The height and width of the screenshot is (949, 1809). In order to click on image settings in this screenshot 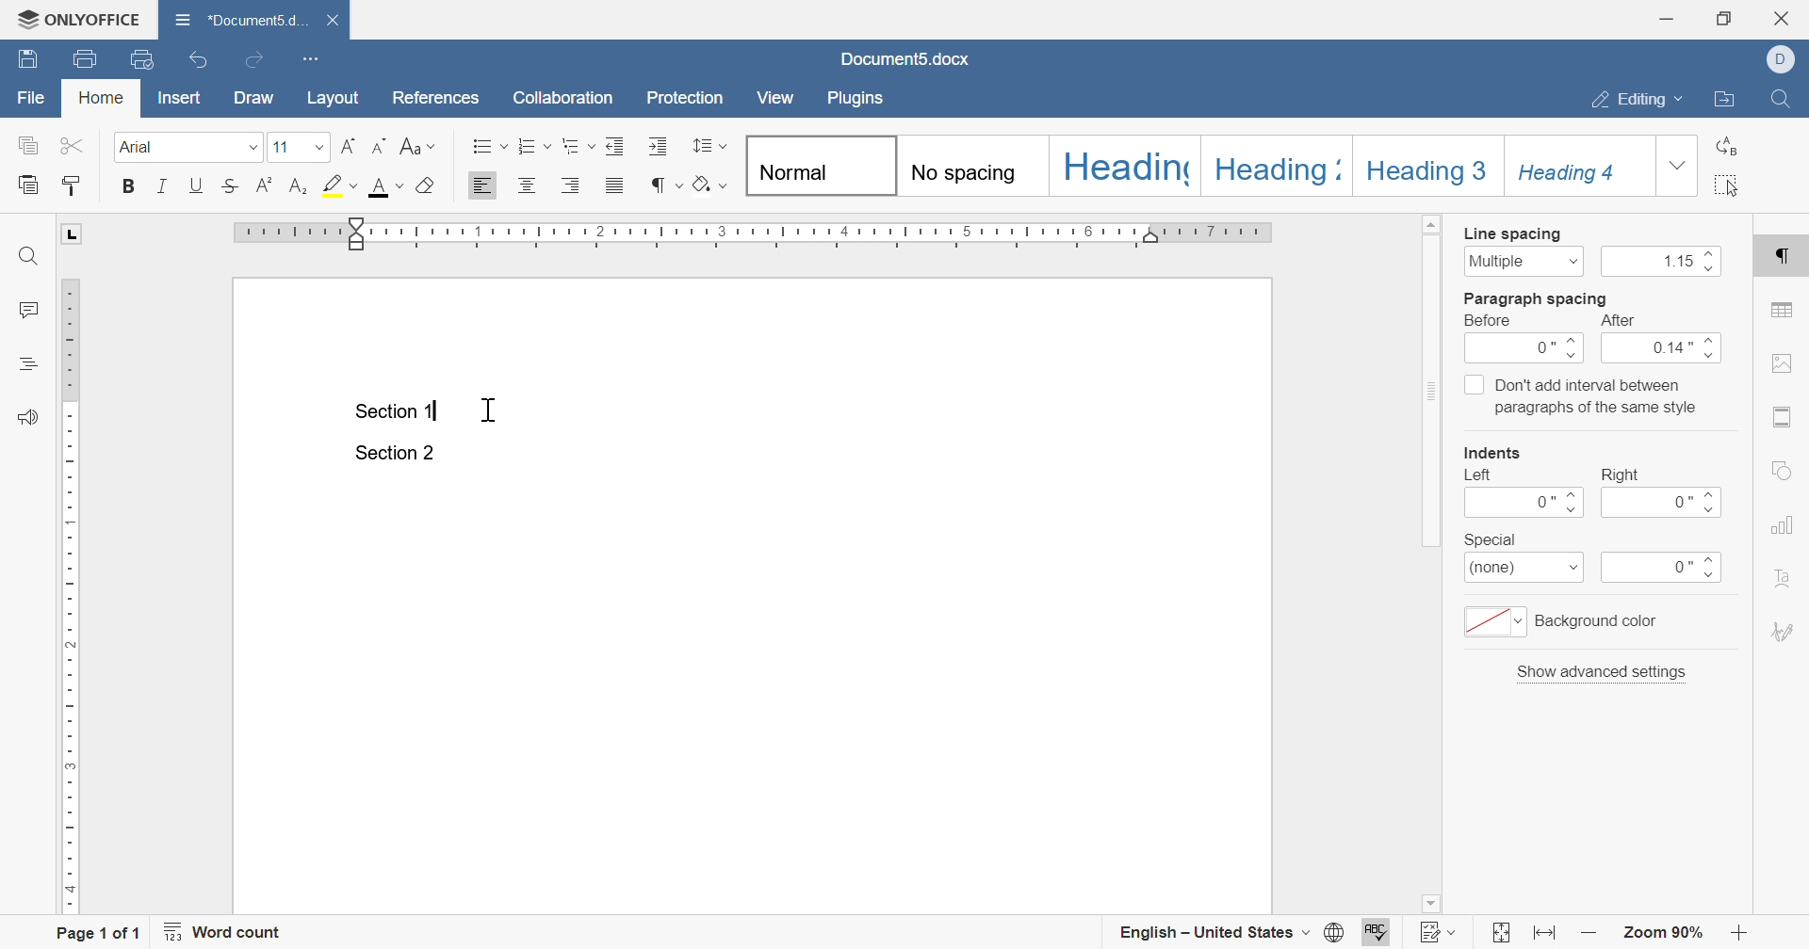, I will do `click(1780, 362)`.